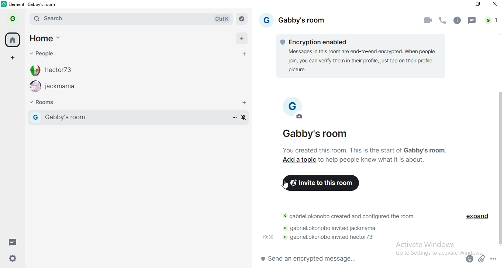  I want to click on emoji, so click(470, 259).